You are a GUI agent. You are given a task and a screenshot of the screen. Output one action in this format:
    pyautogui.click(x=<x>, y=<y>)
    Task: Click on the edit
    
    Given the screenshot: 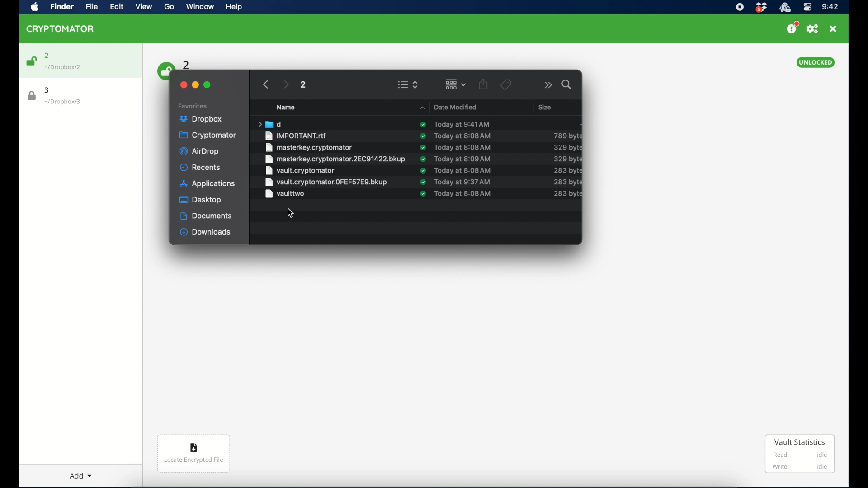 What is the action you would take?
    pyautogui.click(x=116, y=6)
    